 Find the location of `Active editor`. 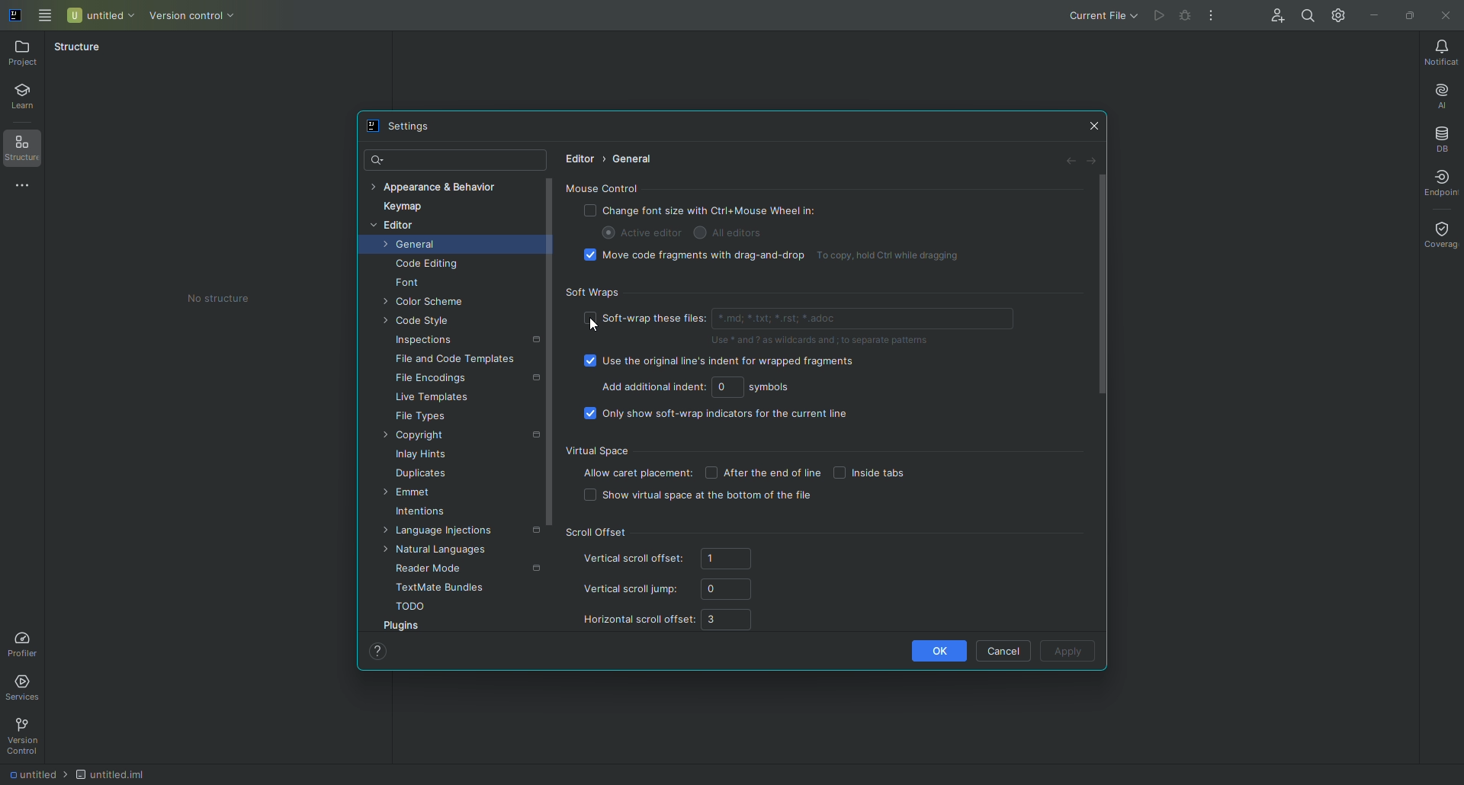

Active editor is located at coordinates (642, 232).